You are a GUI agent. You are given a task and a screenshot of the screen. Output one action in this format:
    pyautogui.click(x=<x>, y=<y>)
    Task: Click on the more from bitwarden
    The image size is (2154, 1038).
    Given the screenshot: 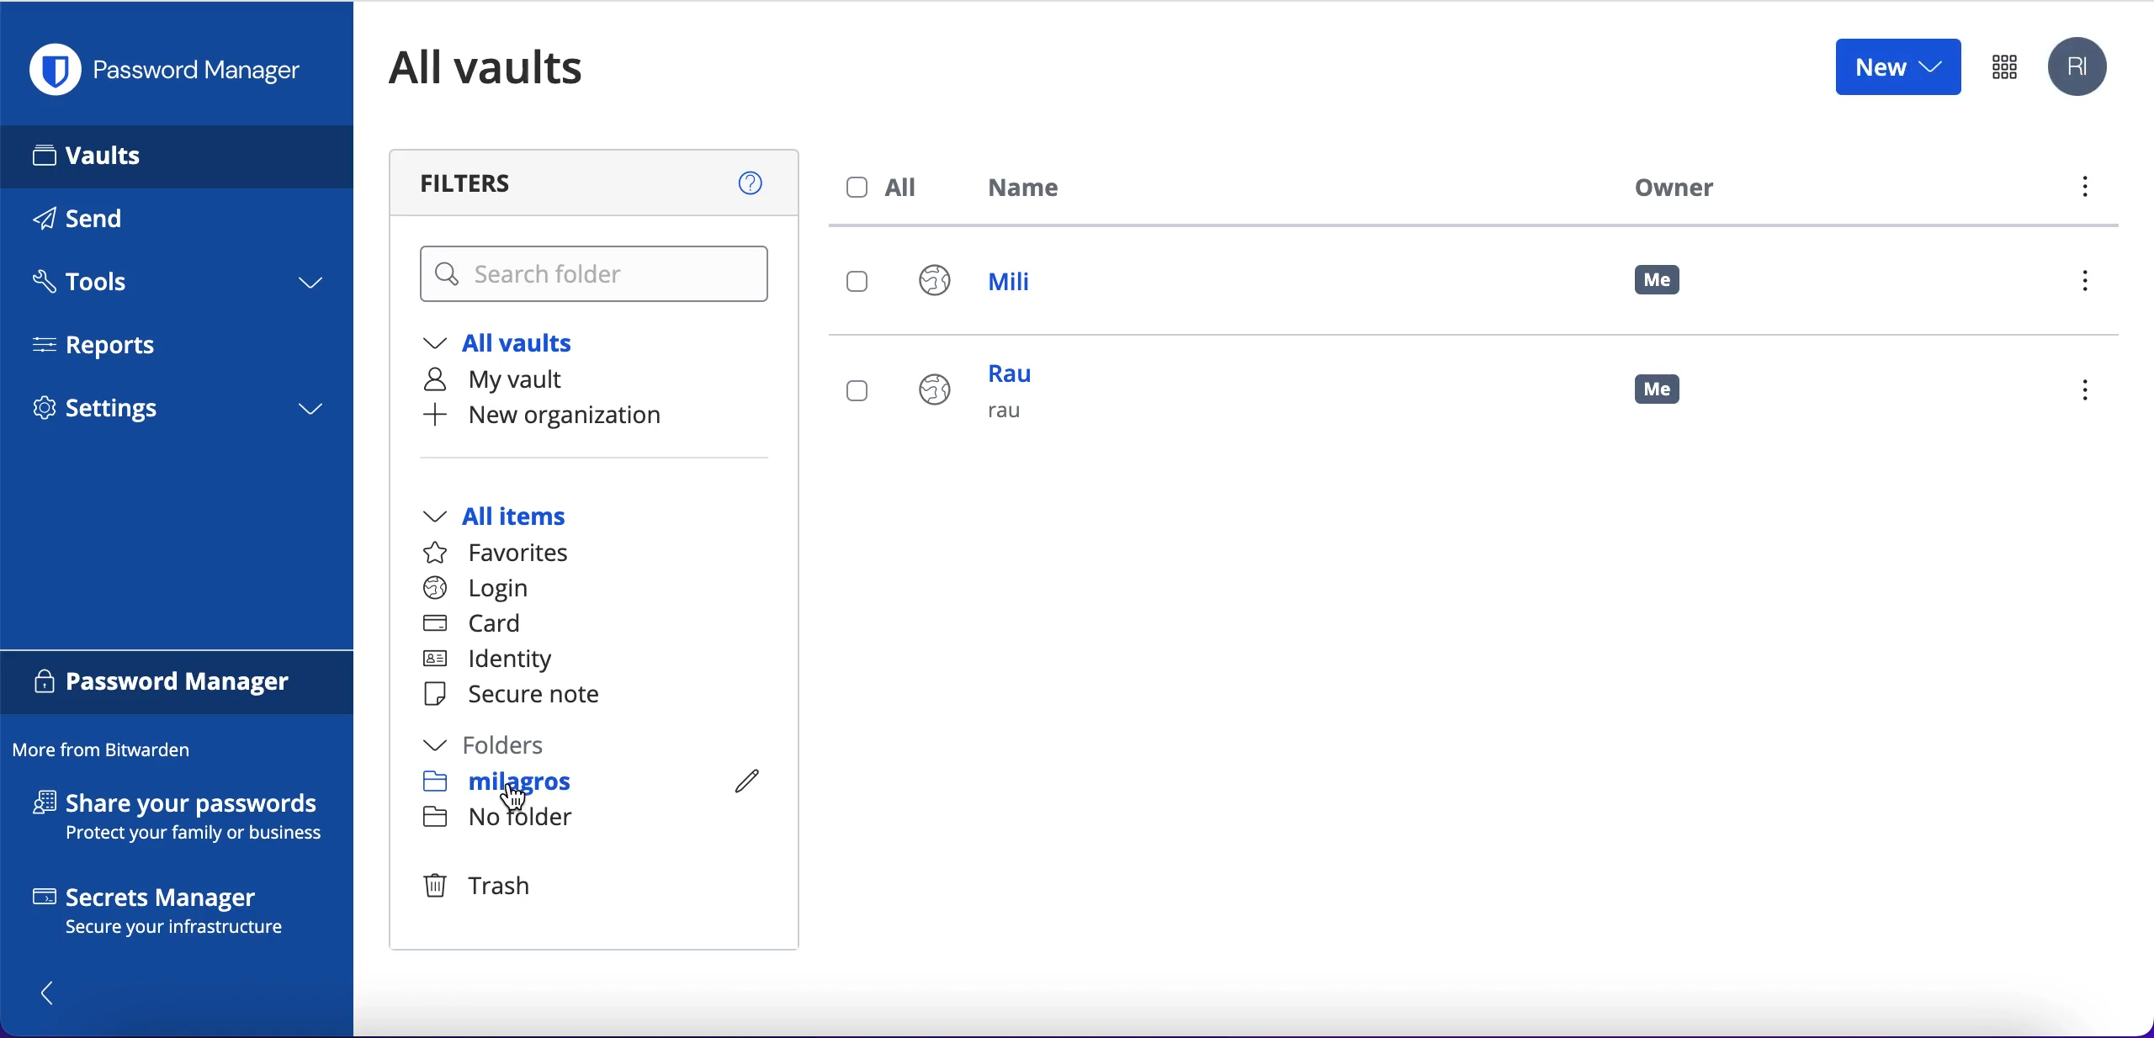 What is the action you would take?
    pyautogui.click(x=110, y=751)
    